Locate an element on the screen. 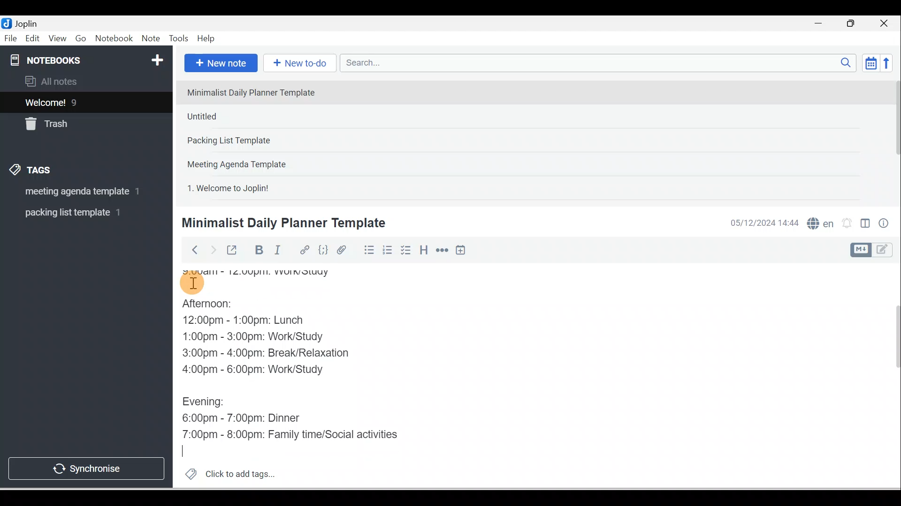  Note 2 is located at coordinates (248, 116).